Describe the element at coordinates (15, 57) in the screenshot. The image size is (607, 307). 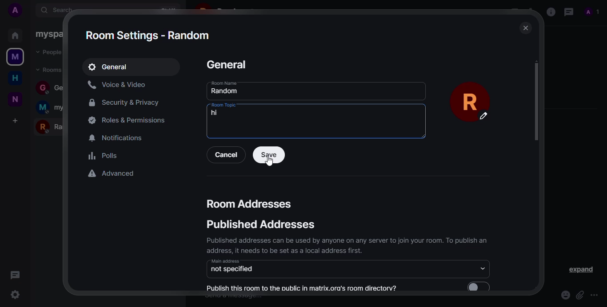
I see `myspace` at that location.